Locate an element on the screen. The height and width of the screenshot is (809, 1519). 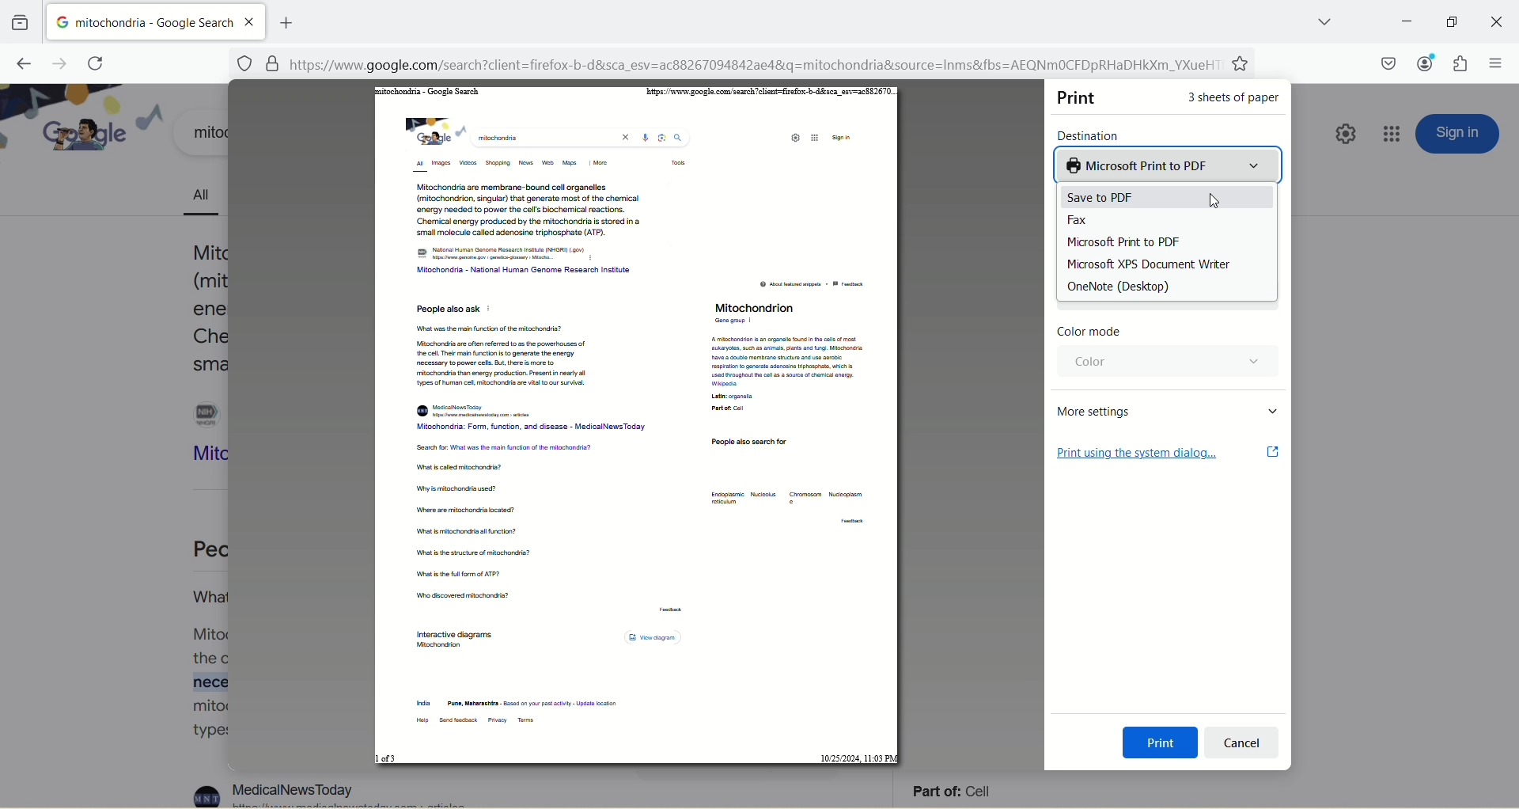
print using the system dialog is located at coordinates (1169, 453).